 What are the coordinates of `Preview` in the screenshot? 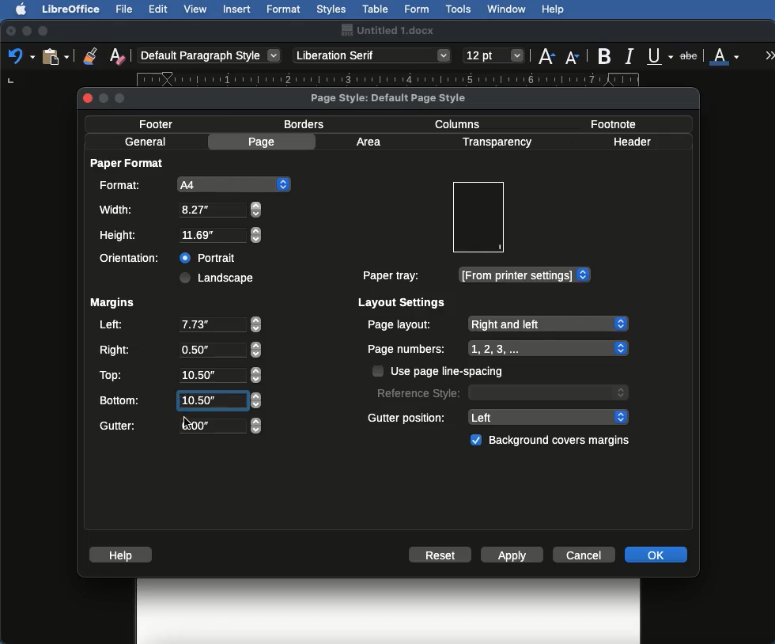 It's located at (478, 218).